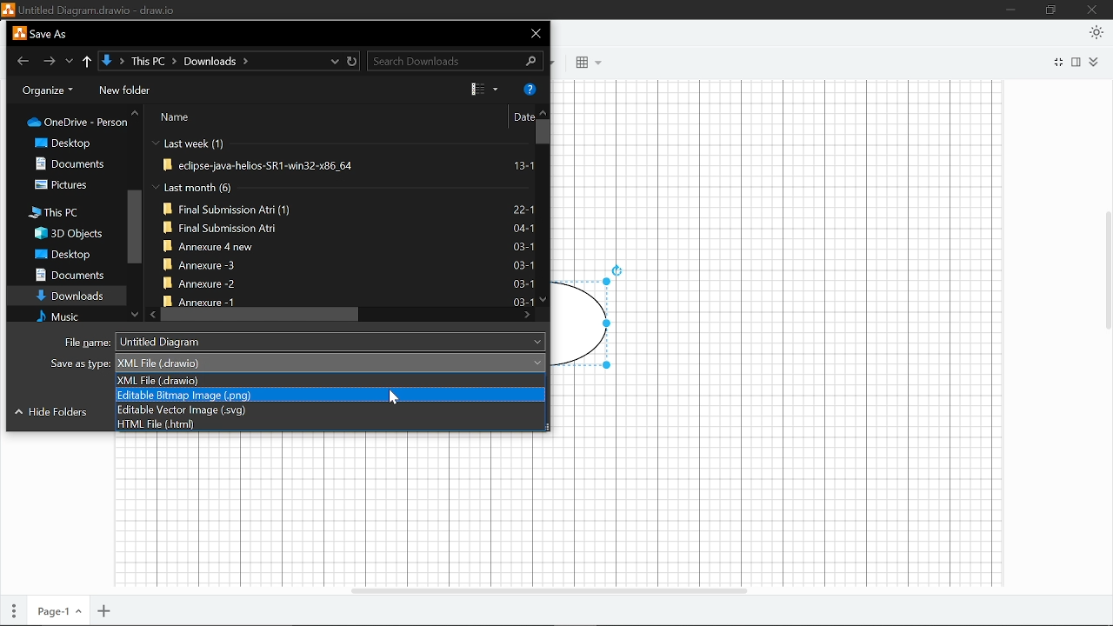 Image resolution: width=1113 pixels, height=626 pixels. I want to click on move right, so click(527, 315).